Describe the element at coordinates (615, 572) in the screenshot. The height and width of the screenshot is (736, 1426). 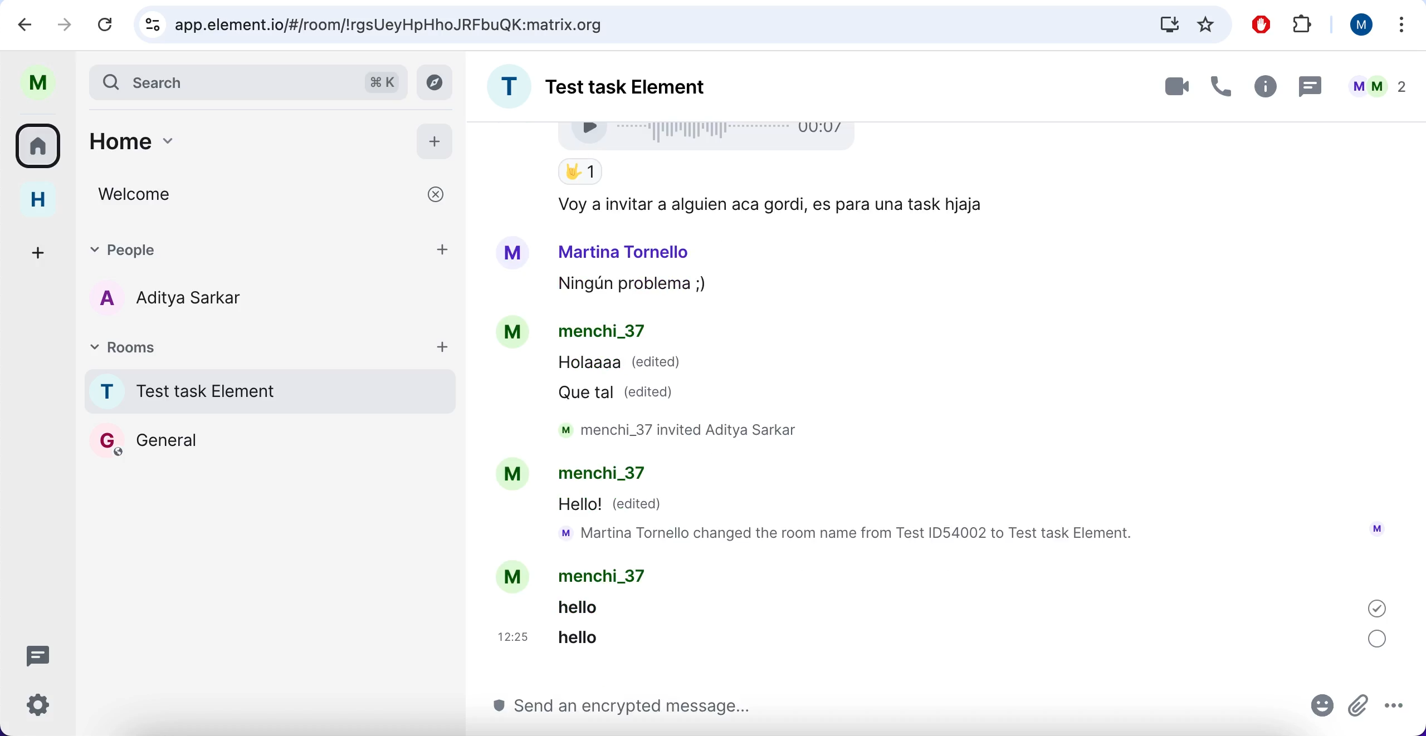
I see `menchi_37` at that location.